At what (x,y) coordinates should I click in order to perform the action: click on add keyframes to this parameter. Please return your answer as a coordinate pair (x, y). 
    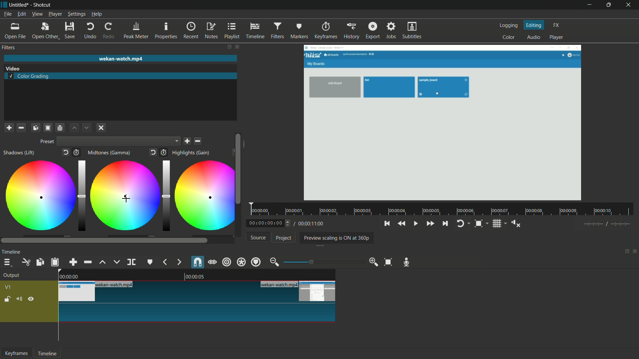
    Looking at the image, I should click on (76, 152).